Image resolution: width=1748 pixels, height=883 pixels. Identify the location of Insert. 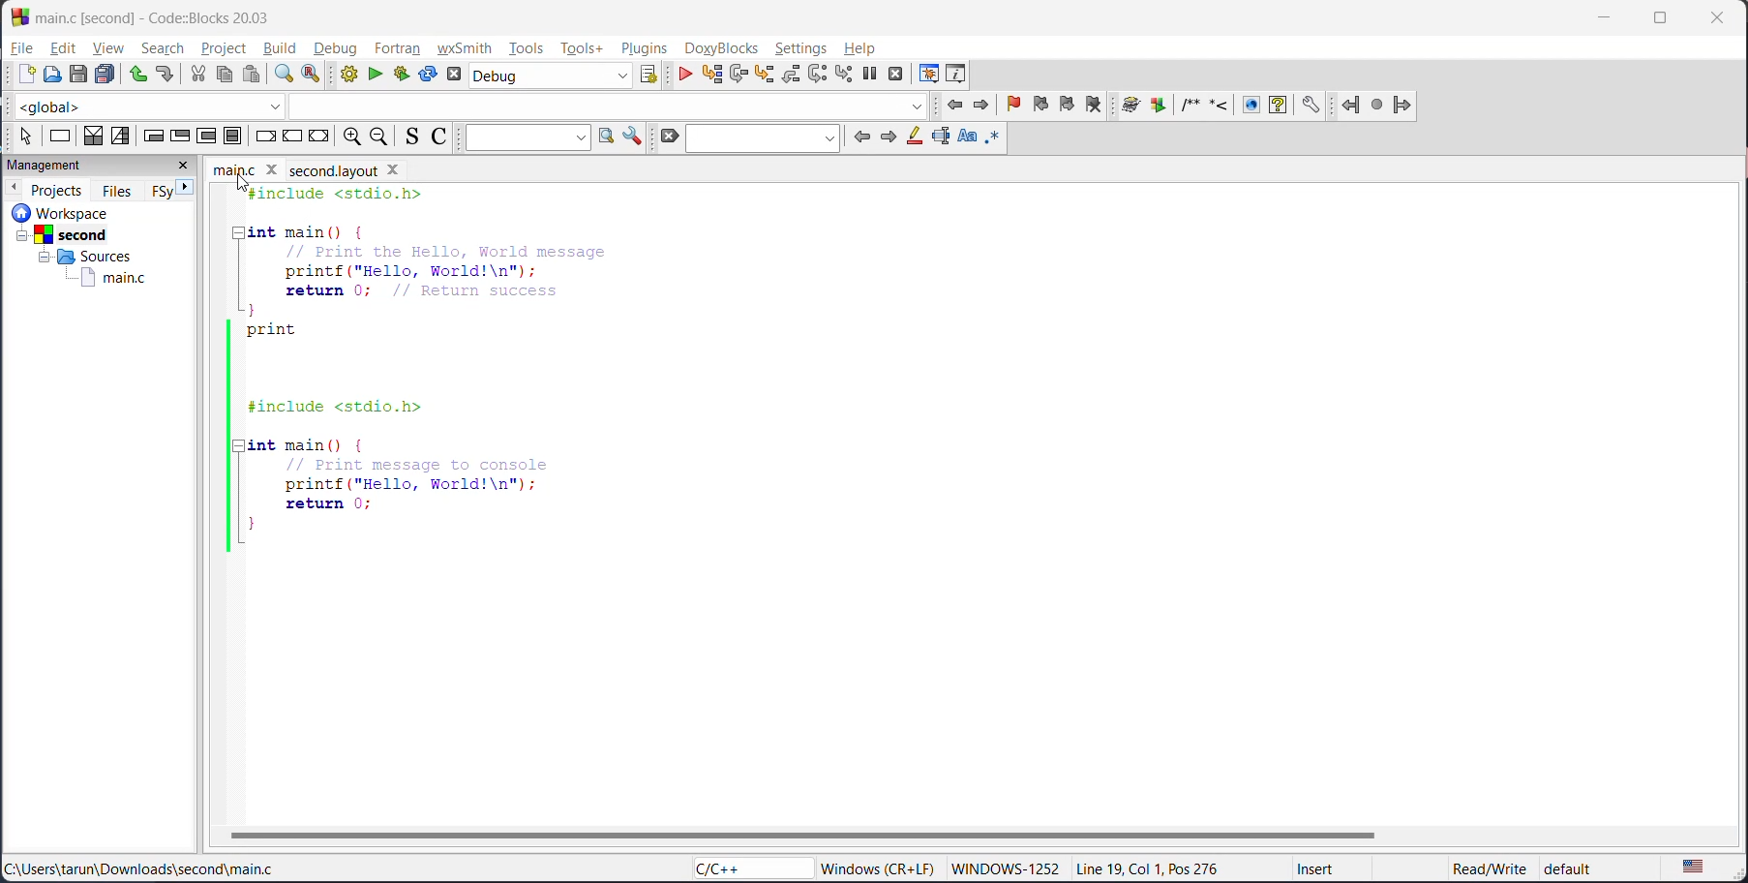
(1319, 868).